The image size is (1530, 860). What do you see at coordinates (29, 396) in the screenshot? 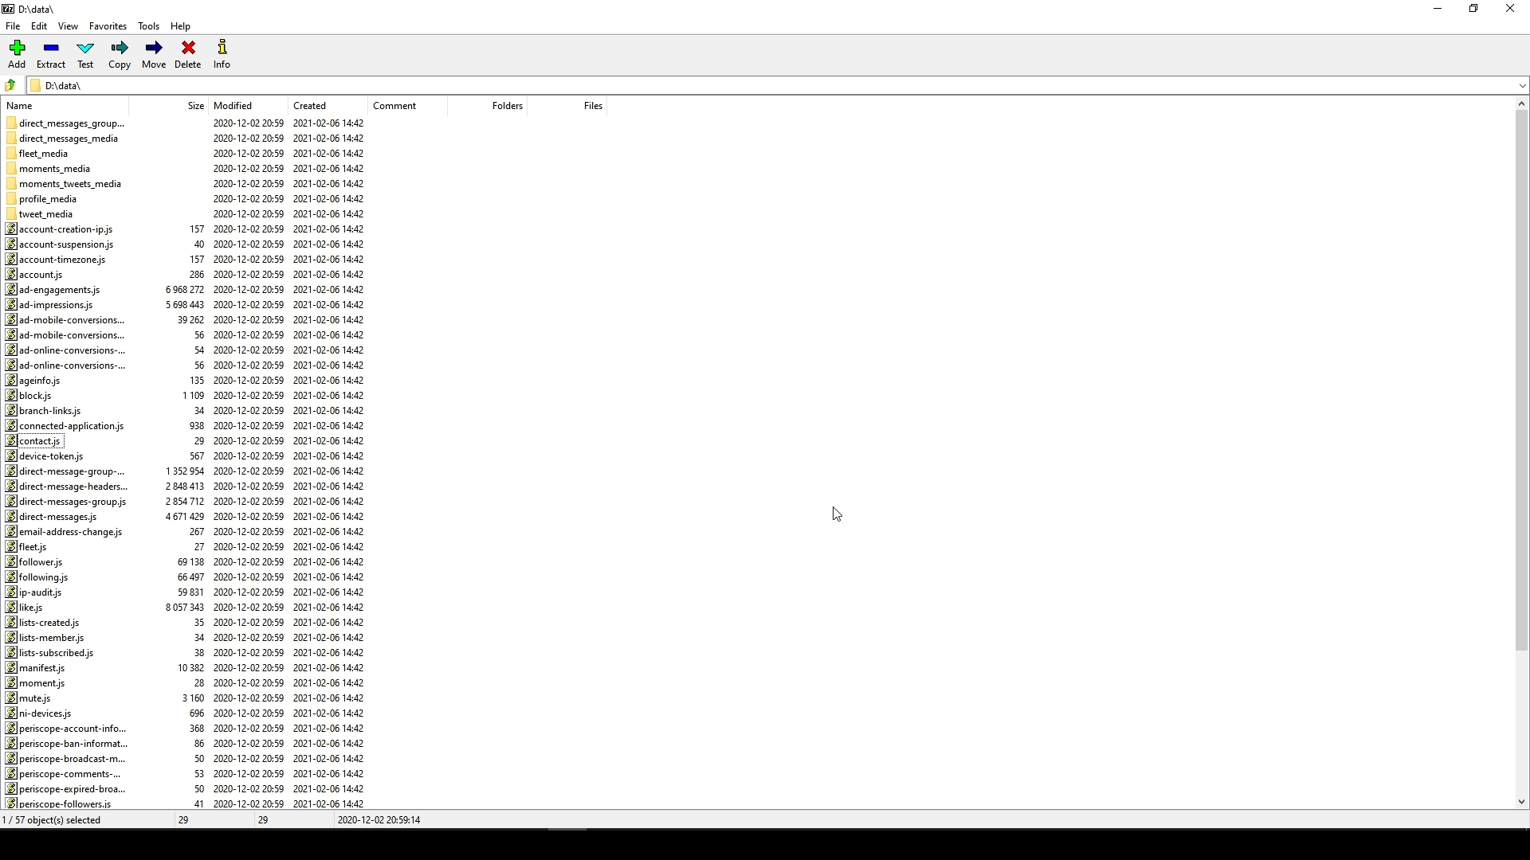
I see `block.js` at bounding box center [29, 396].